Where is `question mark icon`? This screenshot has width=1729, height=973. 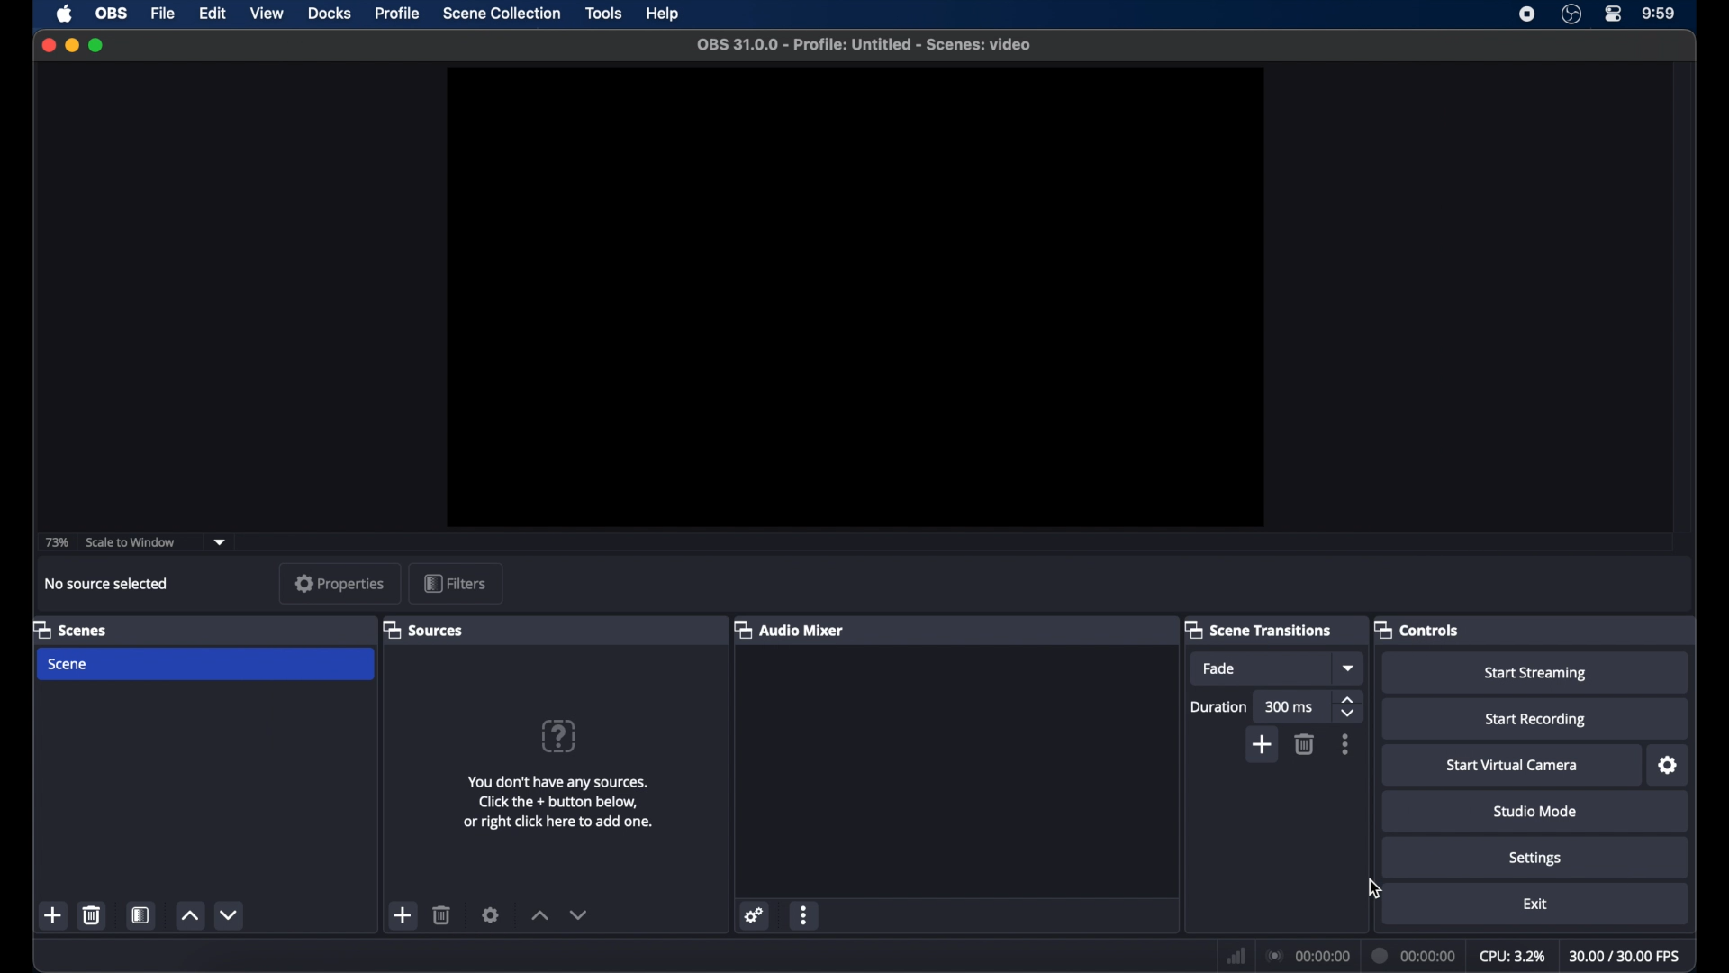
question mark icon is located at coordinates (560, 735).